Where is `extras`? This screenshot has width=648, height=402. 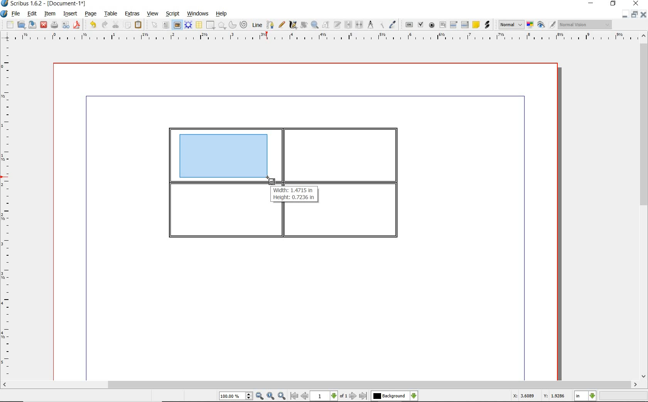
extras is located at coordinates (132, 14).